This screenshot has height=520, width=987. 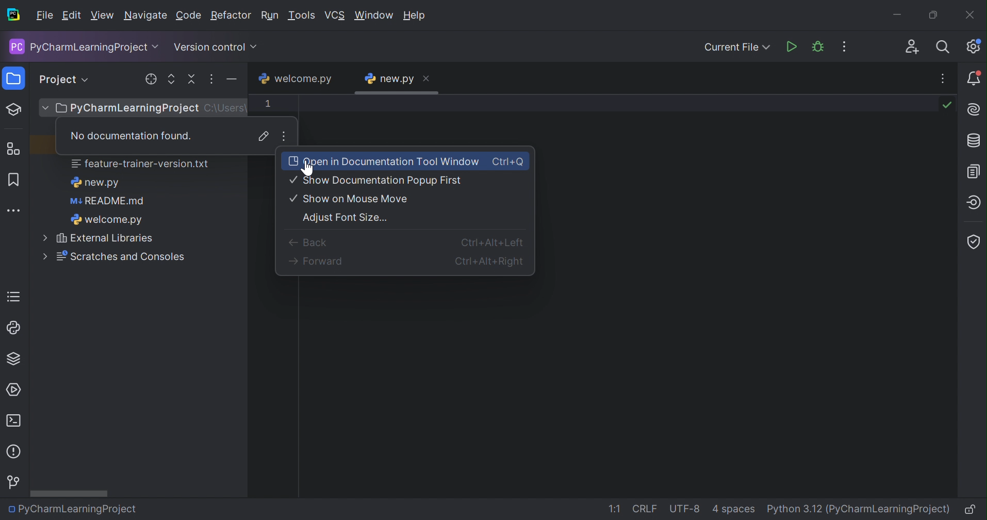 What do you see at coordinates (17, 421) in the screenshot?
I see `Terminal` at bounding box center [17, 421].